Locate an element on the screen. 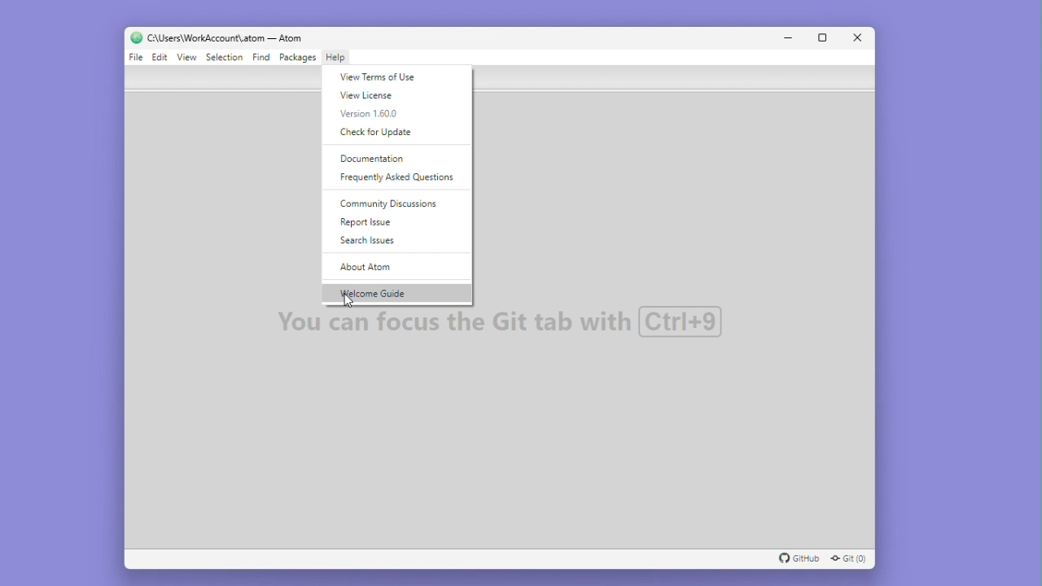  You terms of use is located at coordinates (379, 77).